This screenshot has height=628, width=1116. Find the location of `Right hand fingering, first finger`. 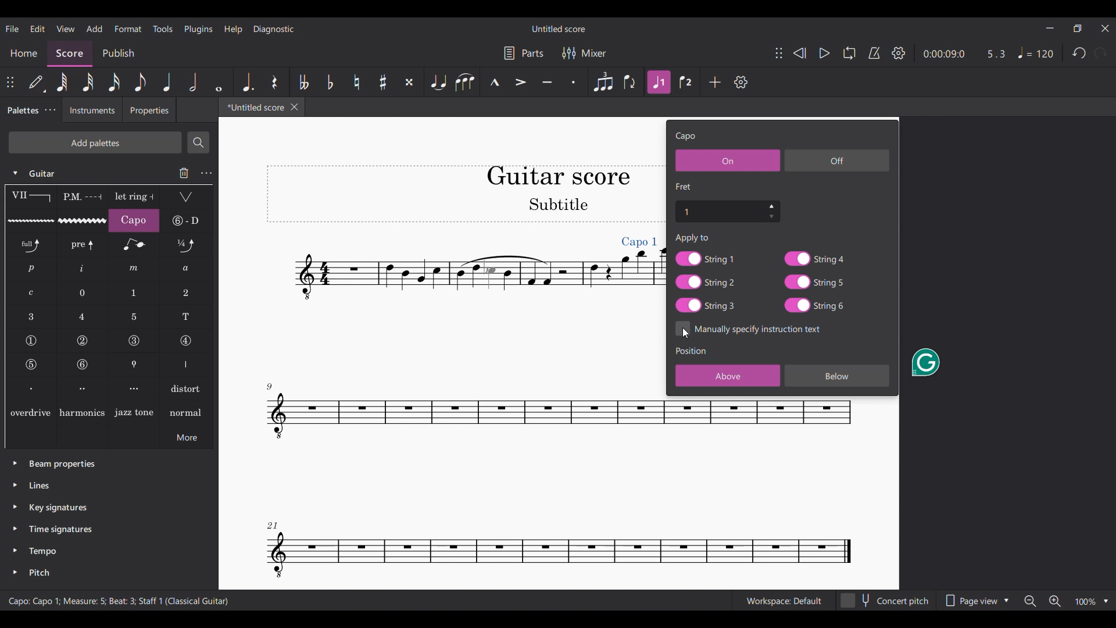

Right hand fingering, first finger is located at coordinates (30, 388).